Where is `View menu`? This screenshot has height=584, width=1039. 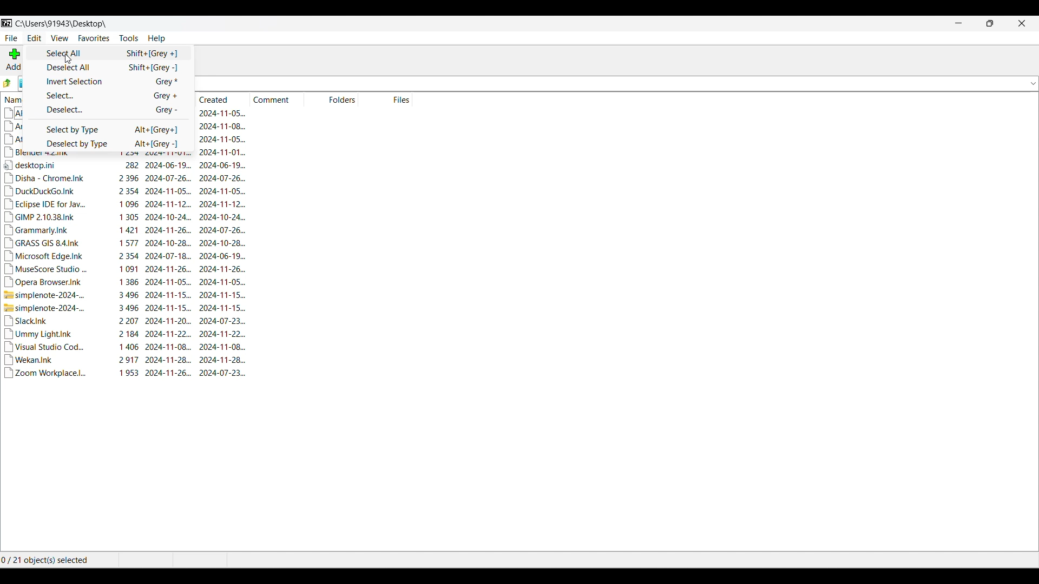
View menu is located at coordinates (60, 38).